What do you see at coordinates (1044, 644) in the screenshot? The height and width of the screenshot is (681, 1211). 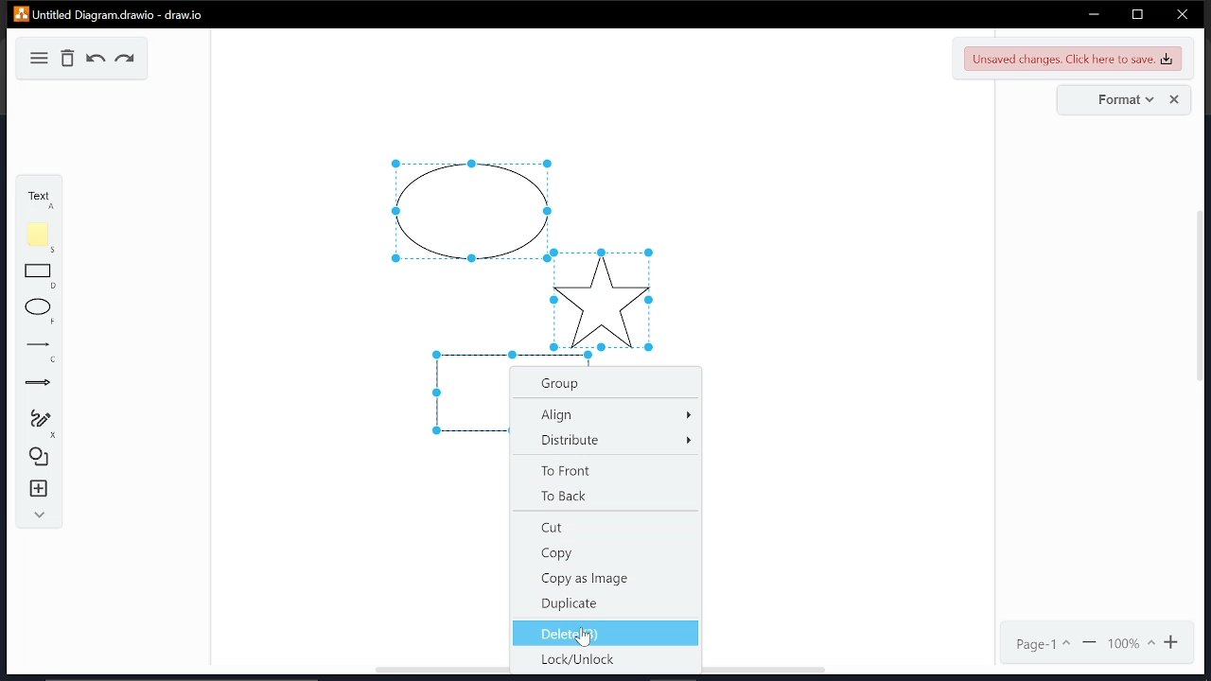 I see `page1` at bounding box center [1044, 644].